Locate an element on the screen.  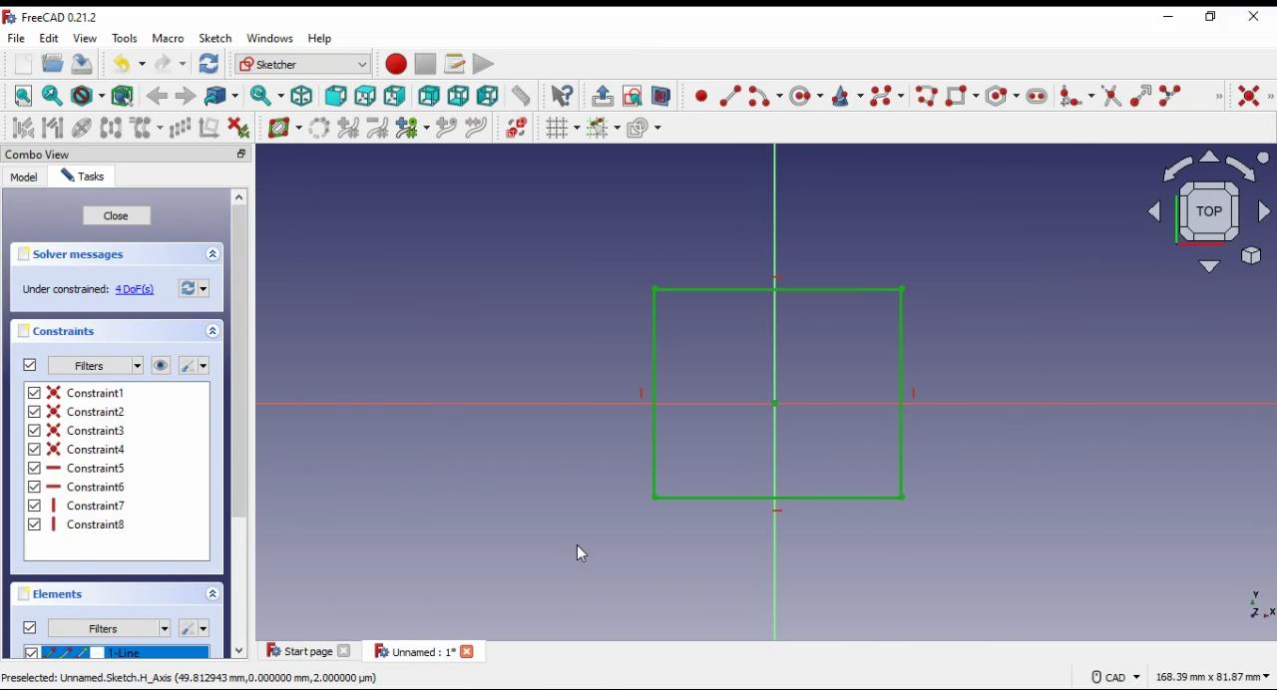
tools is located at coordinates (125, 38).